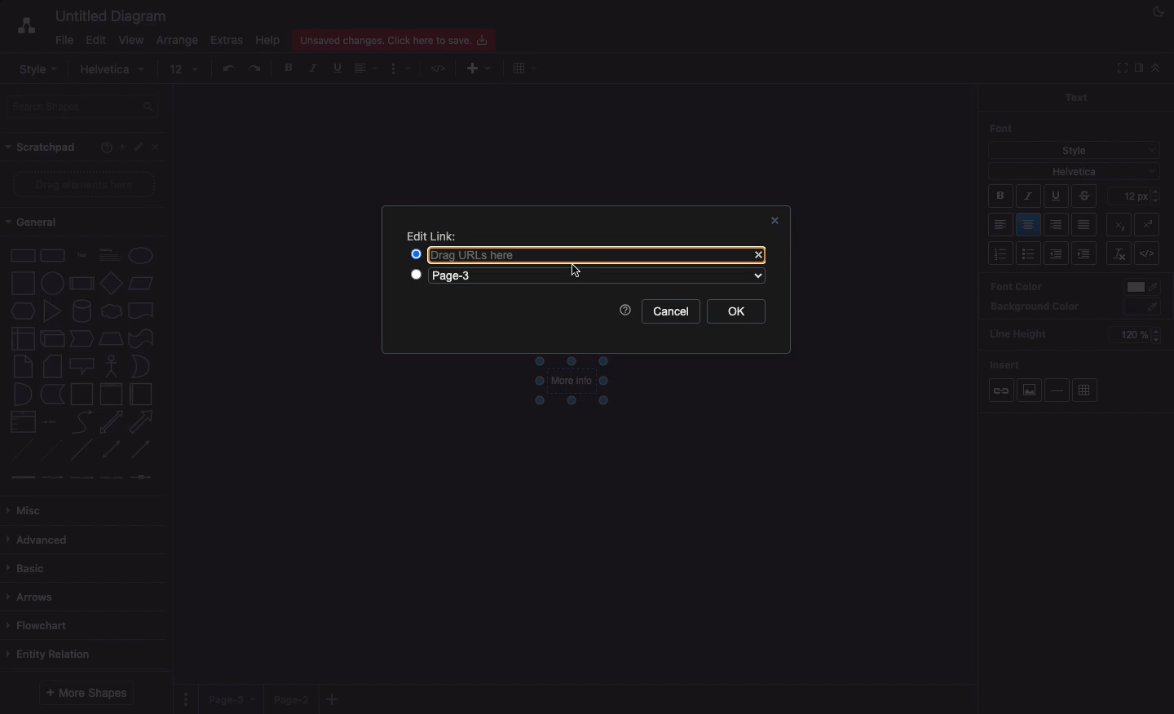 This screenshot has width=1174, height=714. I want to click on color, so click(1143, 288).